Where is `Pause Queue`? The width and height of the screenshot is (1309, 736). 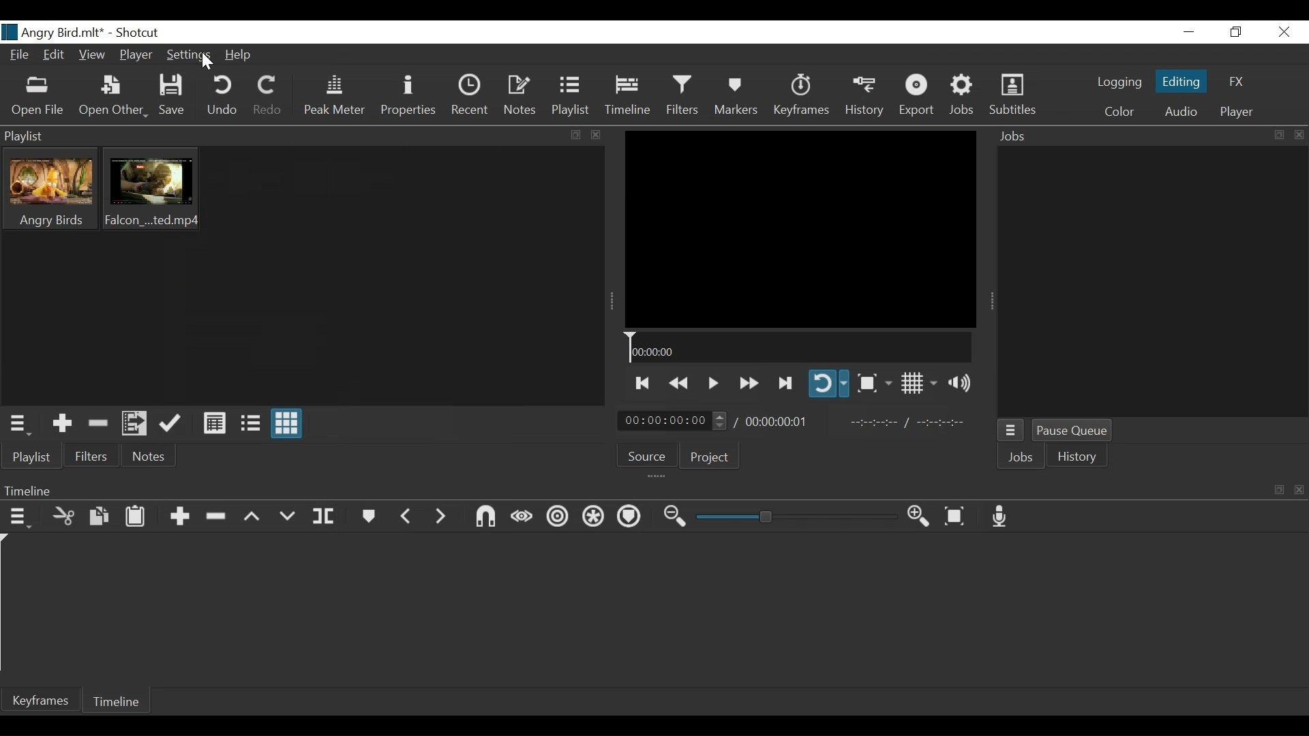 Pause Queue is located at coordinates (1074, 432).